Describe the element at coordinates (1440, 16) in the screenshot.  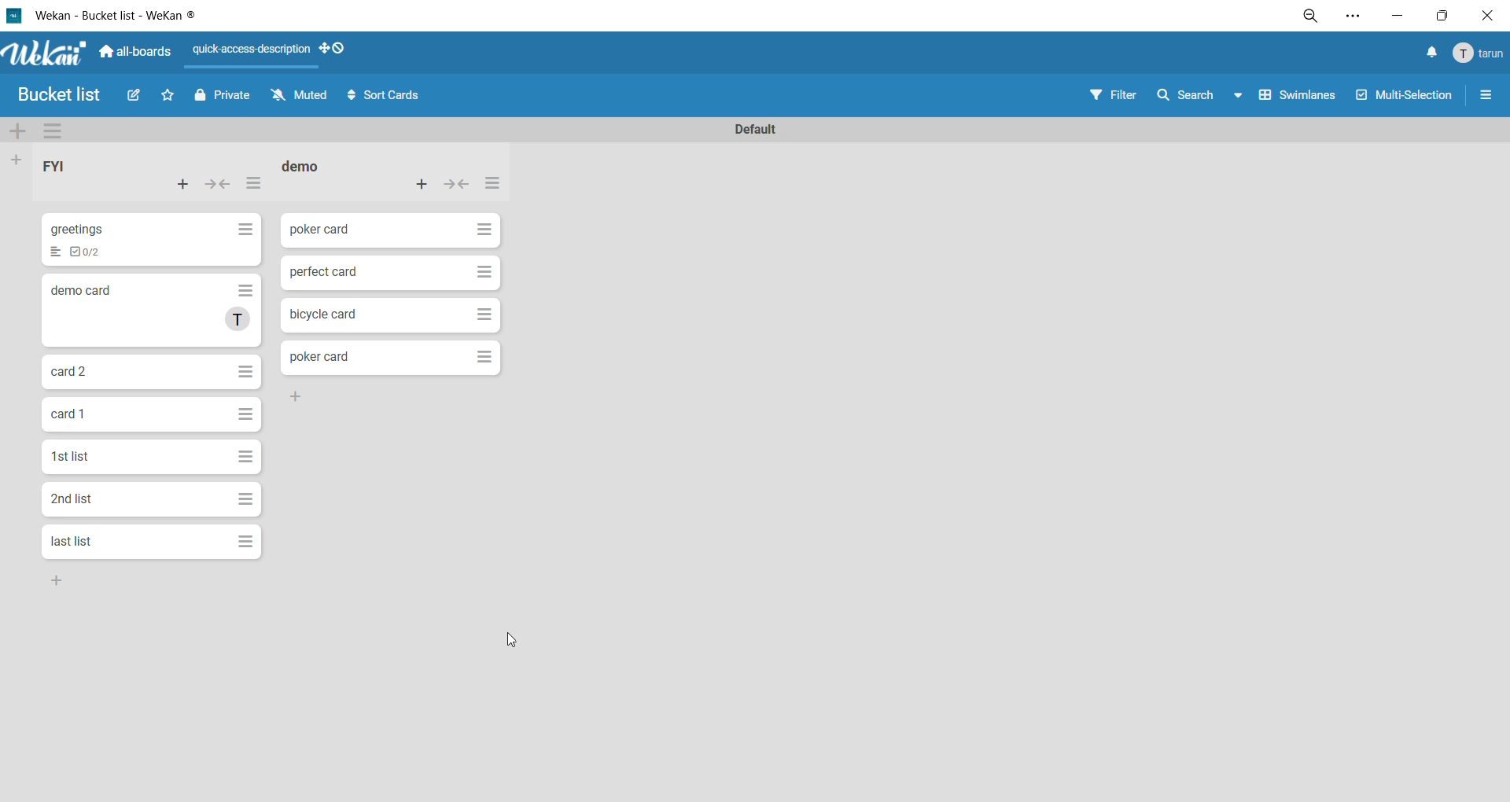
I see `maximize` at that location.